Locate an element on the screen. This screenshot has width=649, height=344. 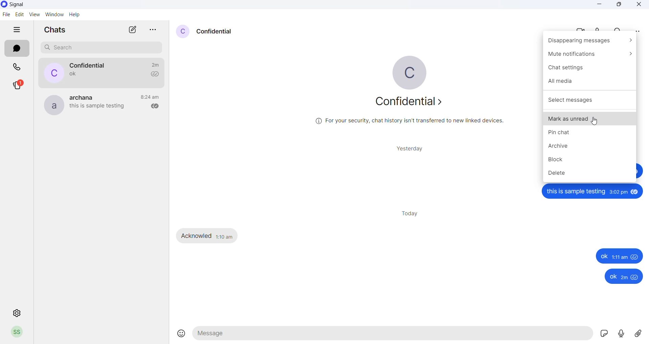
last message time is located at coordinates (154, 65).